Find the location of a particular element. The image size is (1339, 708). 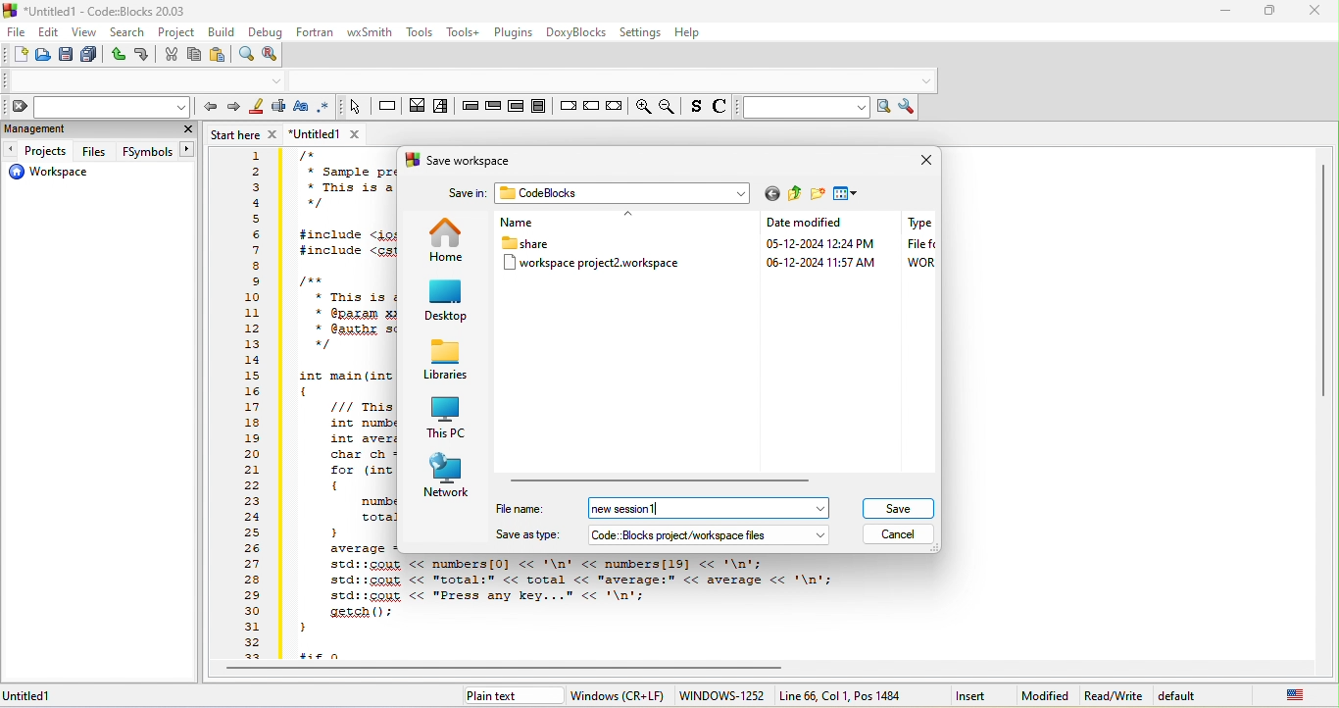

workspace is located at coordinates (58, 173).